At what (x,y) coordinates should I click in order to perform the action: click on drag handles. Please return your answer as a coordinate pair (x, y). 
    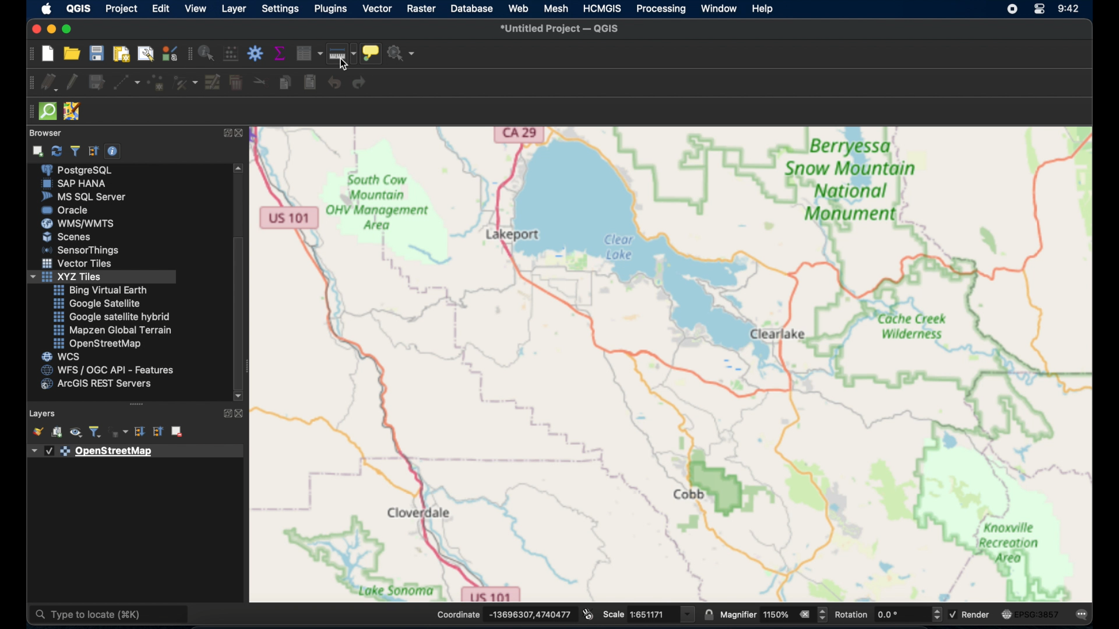
    Looking at the image, I should click on (29, 114).